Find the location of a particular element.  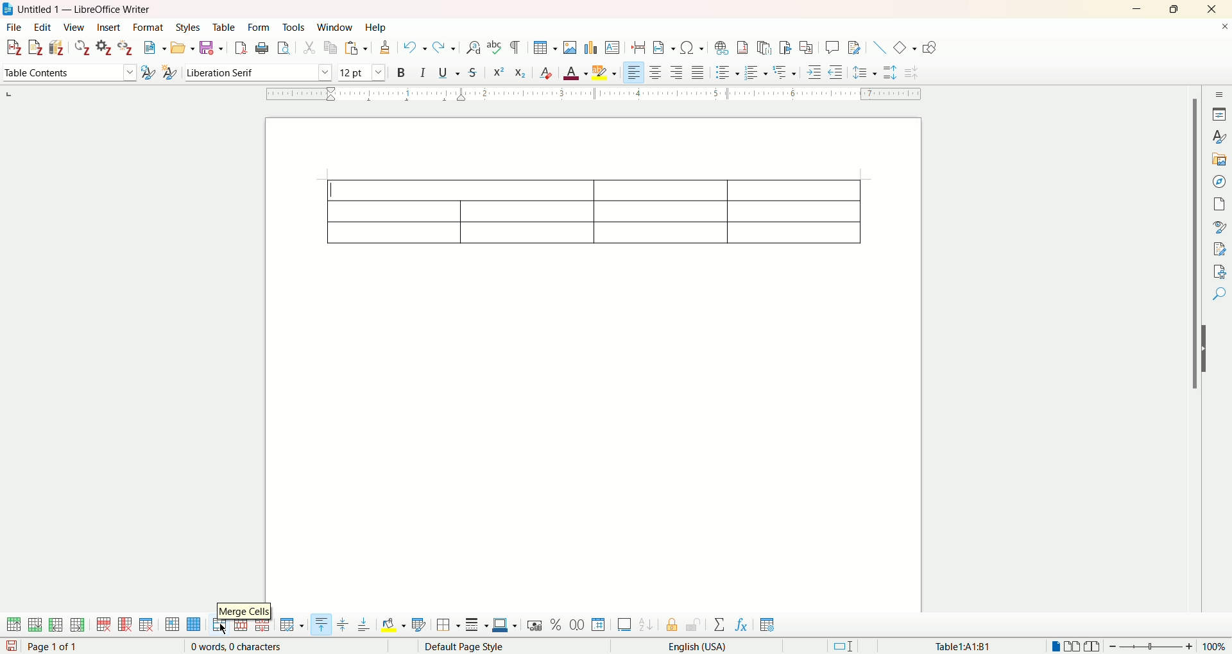

optimize size is located at coordinates (294, 624).